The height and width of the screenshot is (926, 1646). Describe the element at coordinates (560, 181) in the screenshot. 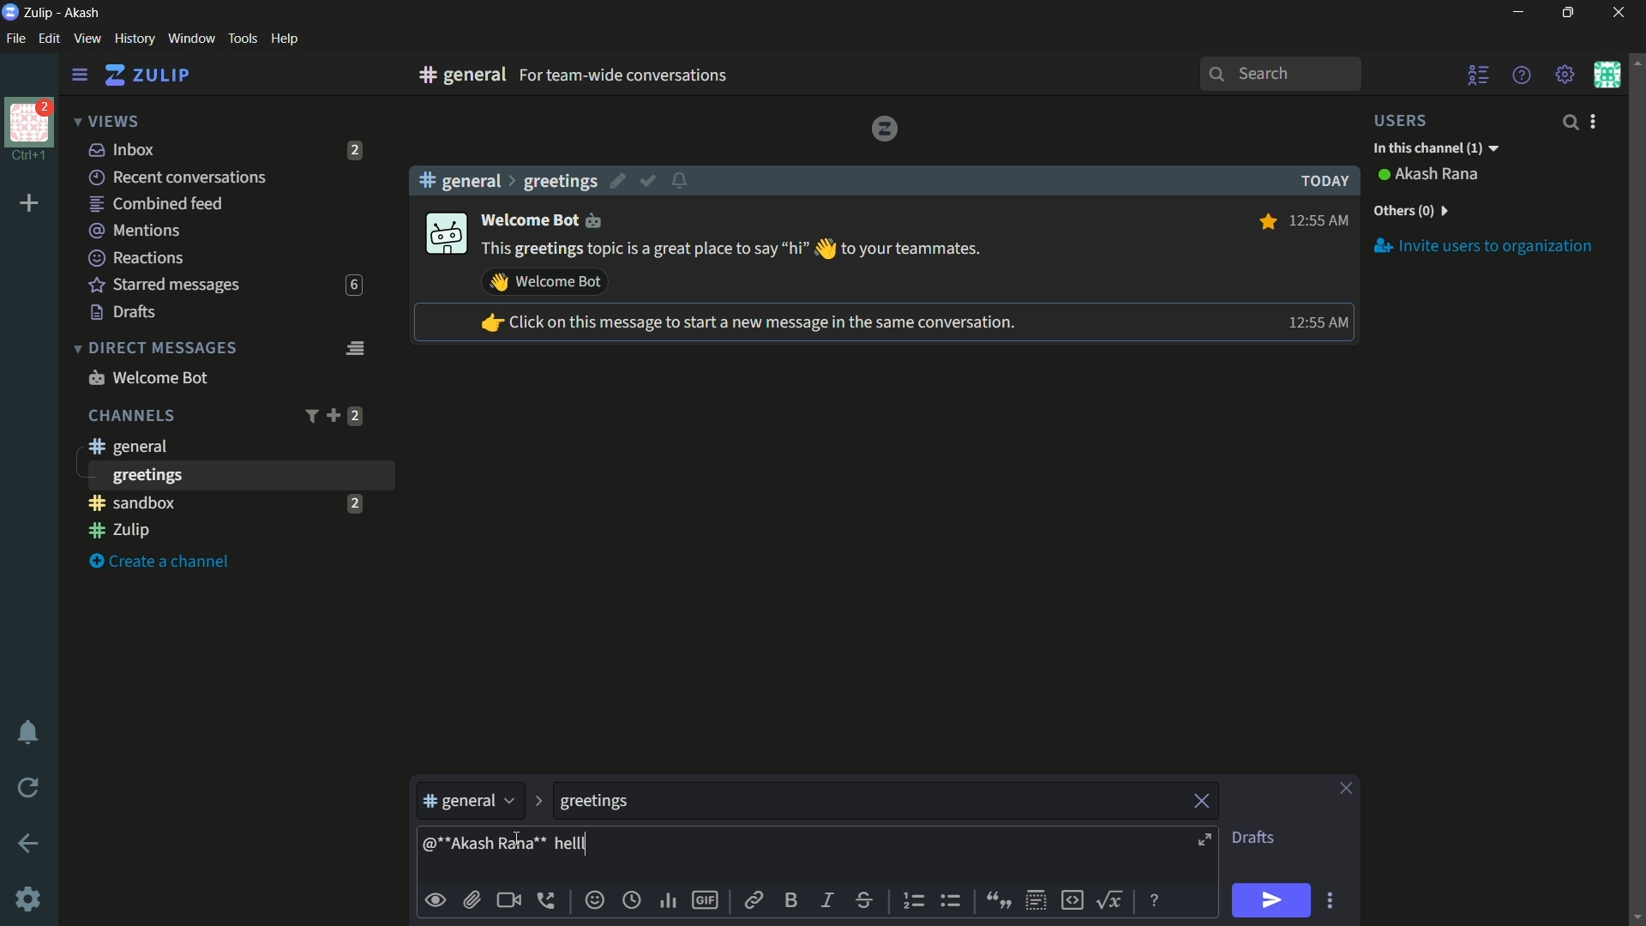

I see `greetings` at that location.